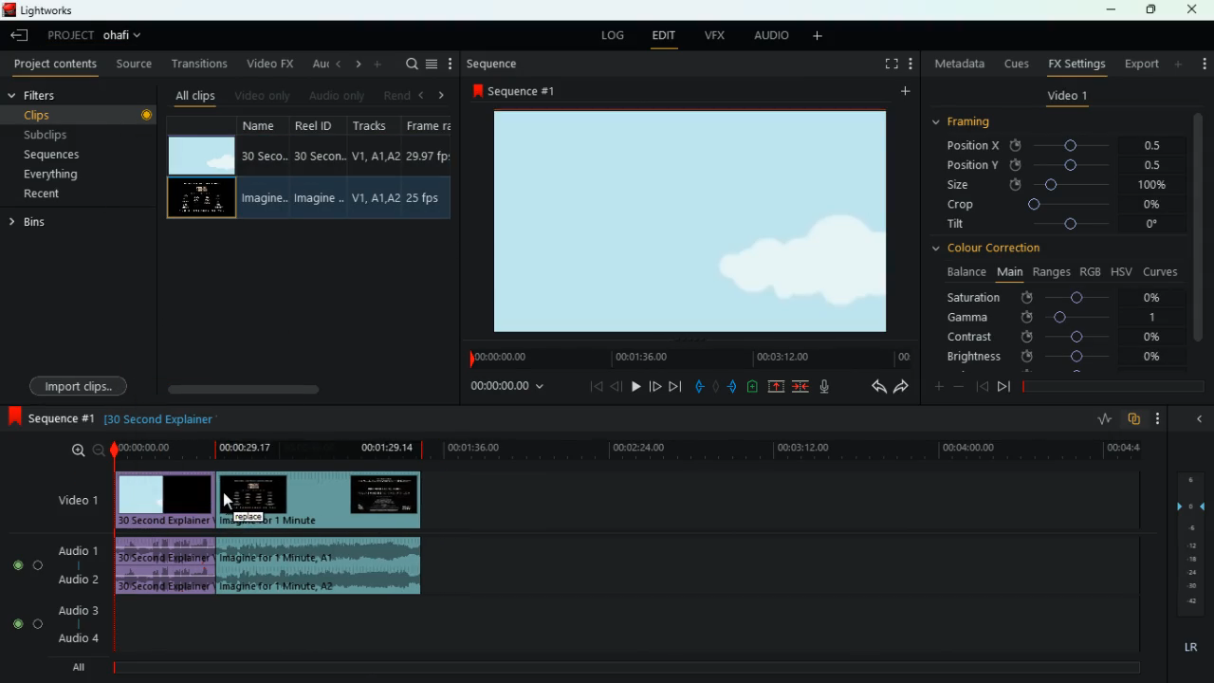 The height and width of the screenshot is (683, 1214). Describe the element at coordinates (1058, 184) in the screenshot. I see `size` at that location.